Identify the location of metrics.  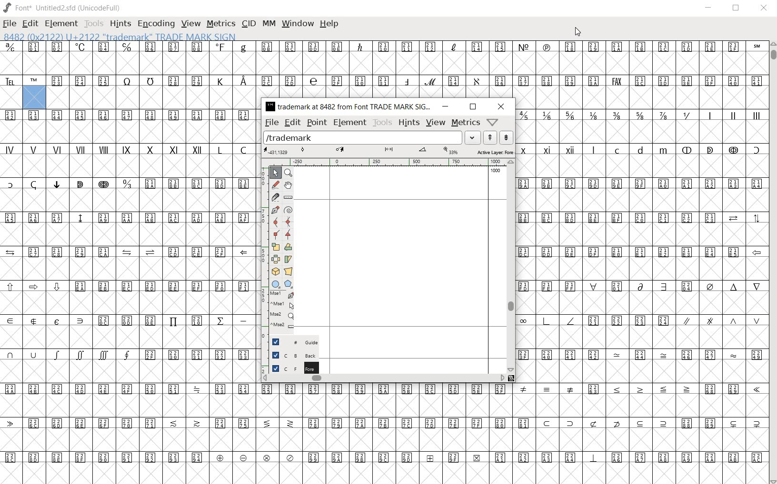
(467, 123).